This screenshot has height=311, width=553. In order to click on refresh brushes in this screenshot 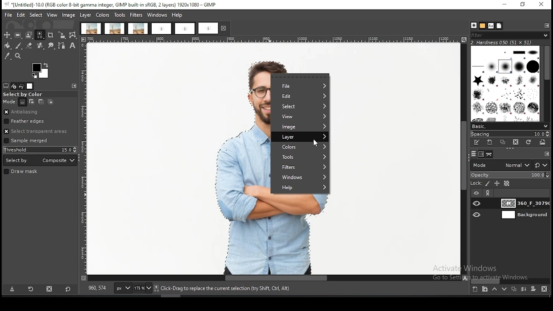, I will do `click(528, 143)`.